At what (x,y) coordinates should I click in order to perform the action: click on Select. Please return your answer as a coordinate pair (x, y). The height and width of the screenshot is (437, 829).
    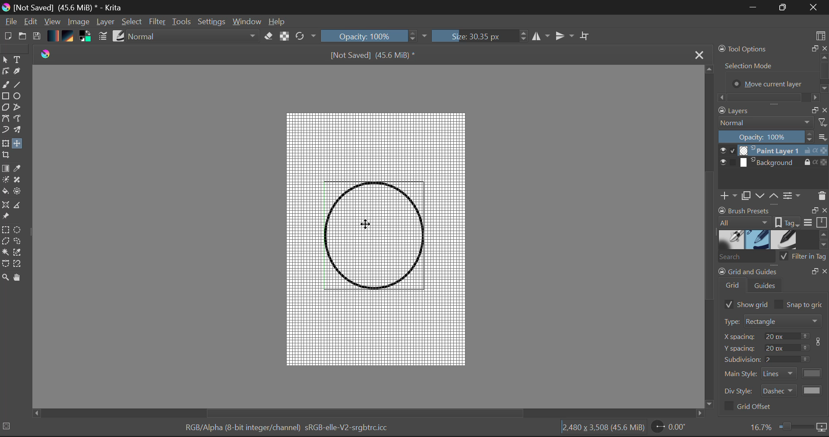
    Looking at the image, I should click on (6, 60).